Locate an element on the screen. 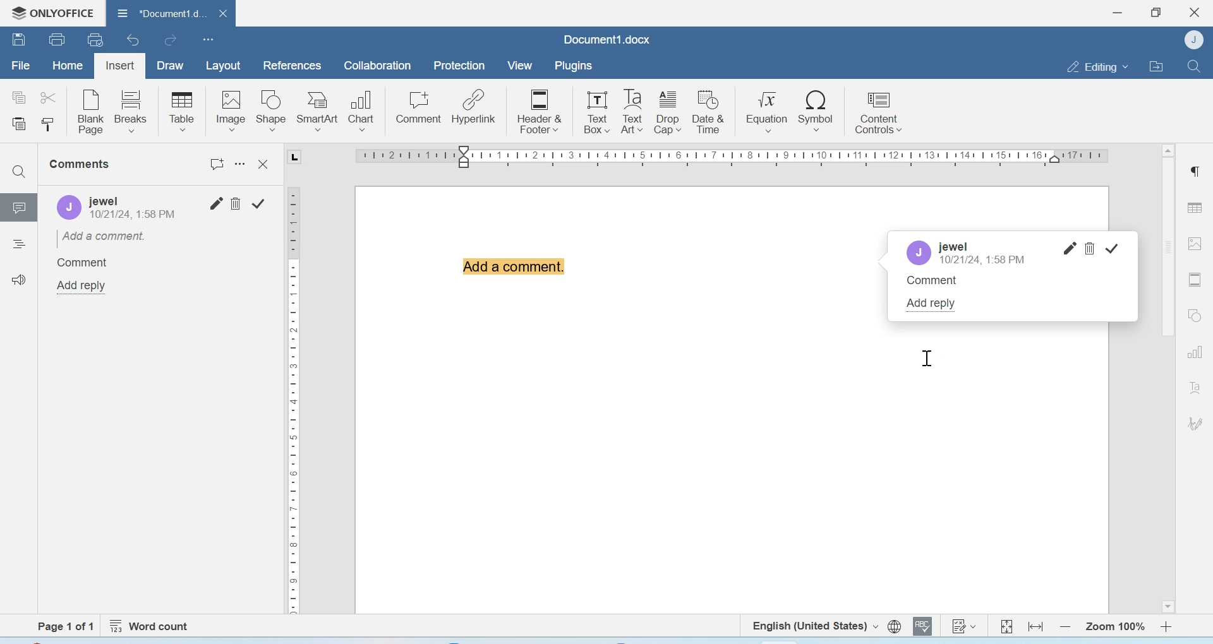  Shape is located at coordinates (272, 111).